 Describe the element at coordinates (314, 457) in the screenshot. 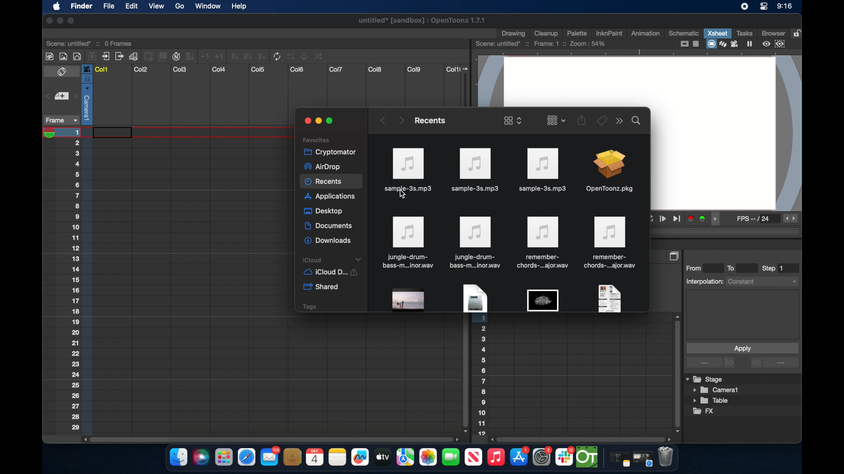

I see `calendar` at that location.